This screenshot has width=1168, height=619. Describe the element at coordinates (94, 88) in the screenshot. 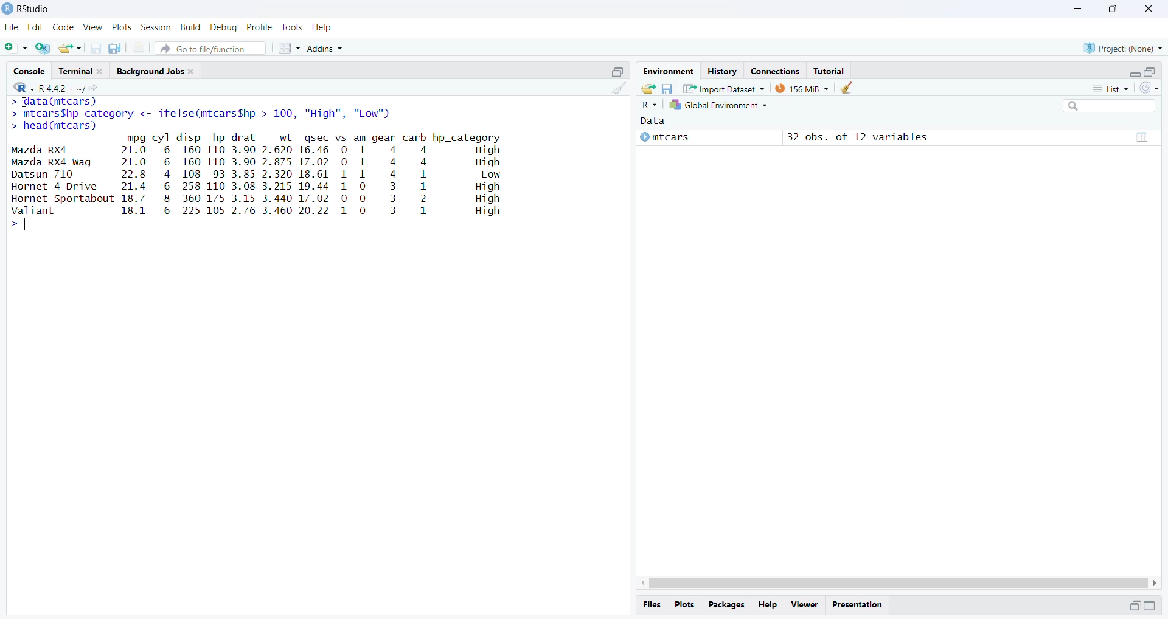

I see `View the current working directory` at that location.